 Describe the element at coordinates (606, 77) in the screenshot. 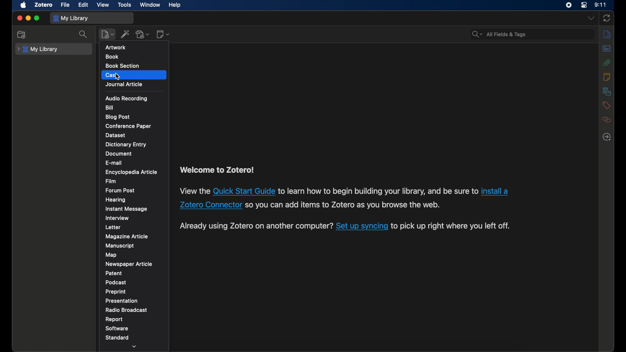

I see `notes` at that location.